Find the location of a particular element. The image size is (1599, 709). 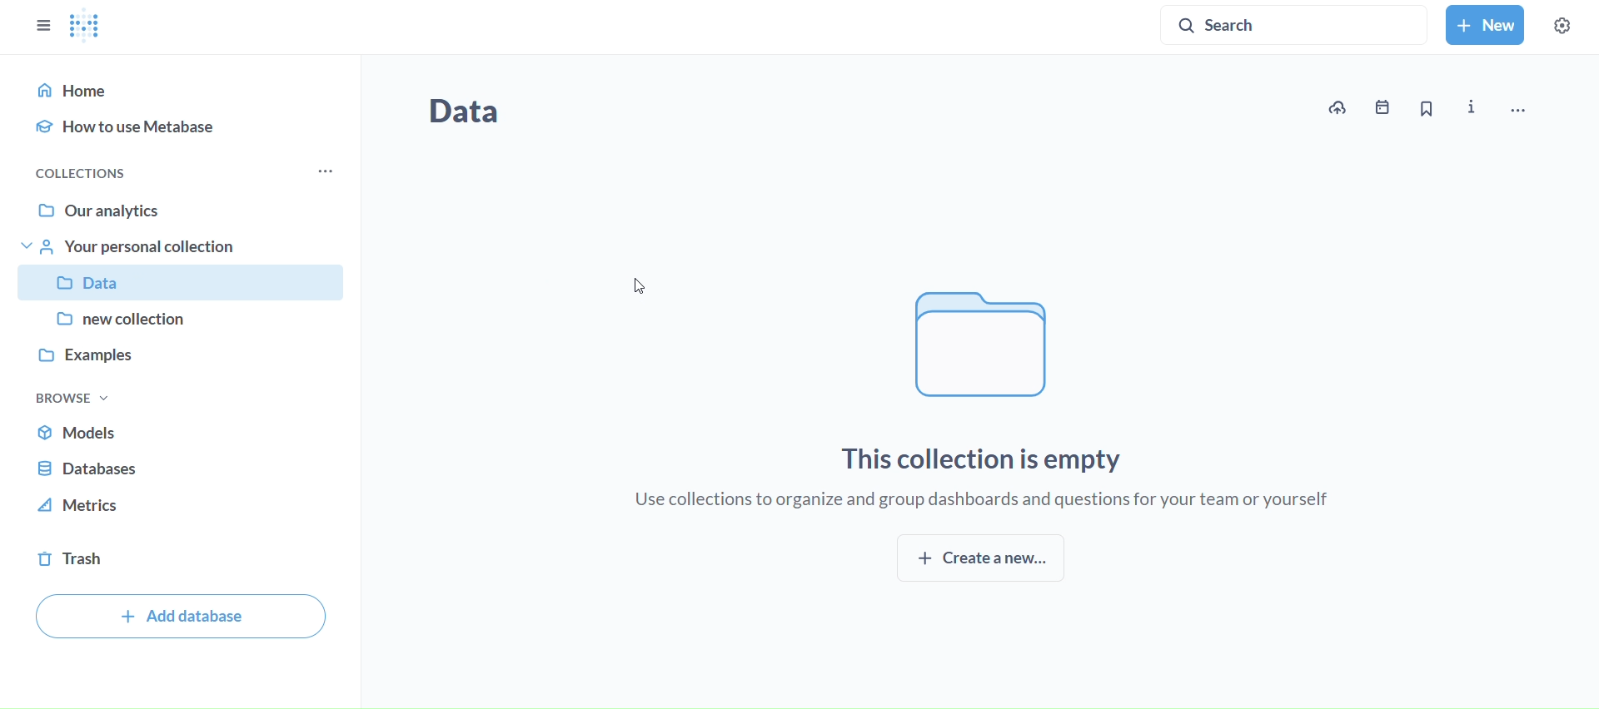

 Data is located at coordinates (188, 285).